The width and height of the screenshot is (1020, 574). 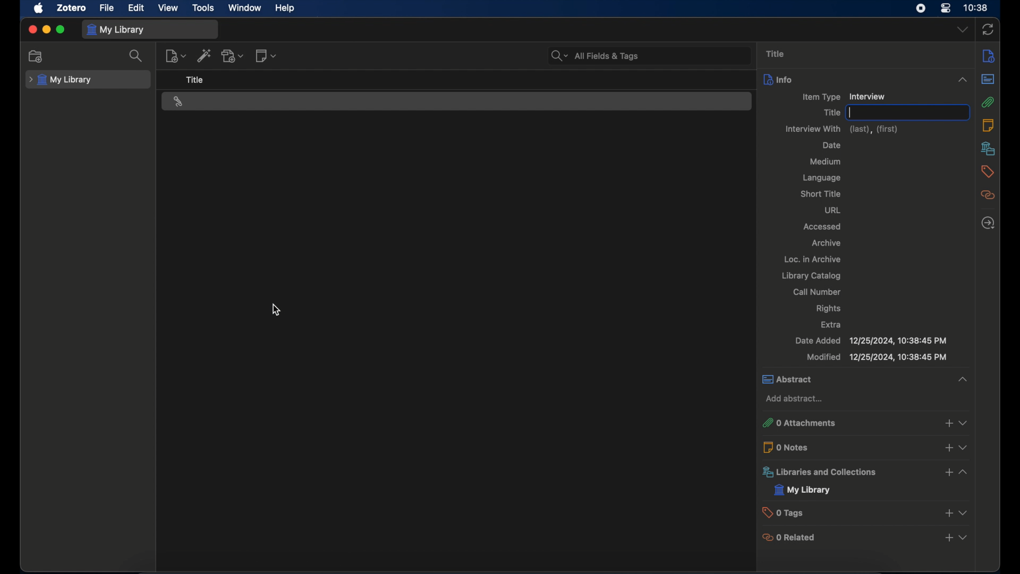 What do you see at coordinates (832, 324) in the screenshot?
I see `extra` at bounding box center [832, 324].